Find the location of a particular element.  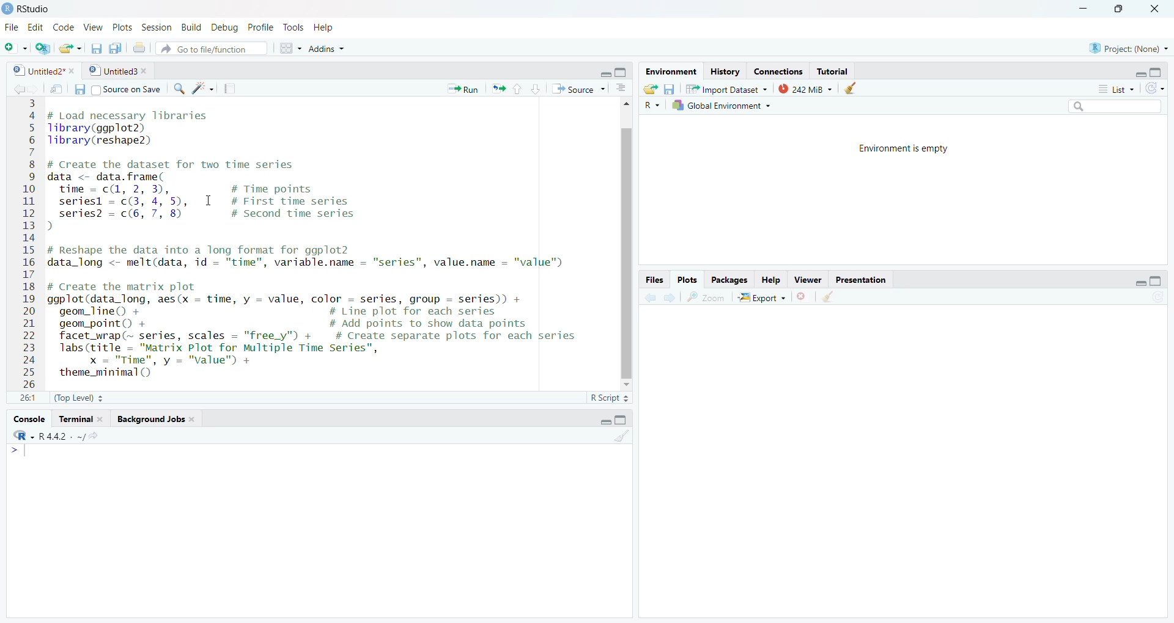

# Load necessary libraries library(ggplot2) library(reshape2)# Create the dataset for two time seriesdata <- data.frame(Tlie = Gl, 2; I # Time pointsseriesl = c(3, 4, 5), # First time seriesseries? = c(6, 7, 8) # Second time series)# Reshape the data into a long format for ggplot2data_long <- melt(data, id = "time", variable.name = "series", value.name = "value")# Create the matrix plotggplot(data_long, aes(x - time, y — value, color — series, group — series)) +geom_line() + # Line plot for each seriesgeom_point() + # Add points to show data pointsfacet_wrap(~ series, scales = "free_y") + # Create separate plots for each serieslabs (title = "Matrix Plot for Multiple Time Series",x = "Time", y = "value" +theme minimal () is located at coordinates (327, 242).